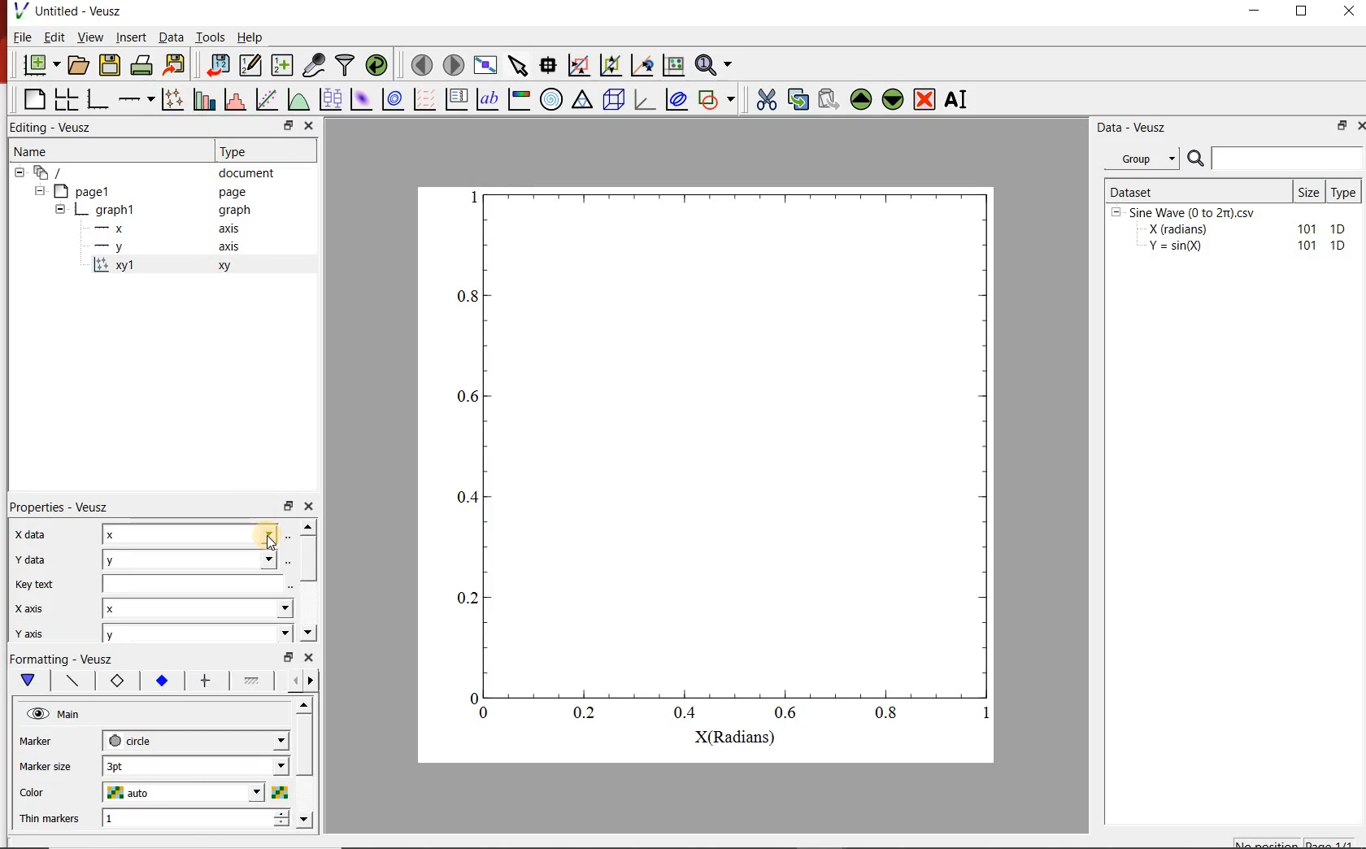 This screenshot has height=849, width=1366. I want to click on reload linked datasets, so click(379, 65).